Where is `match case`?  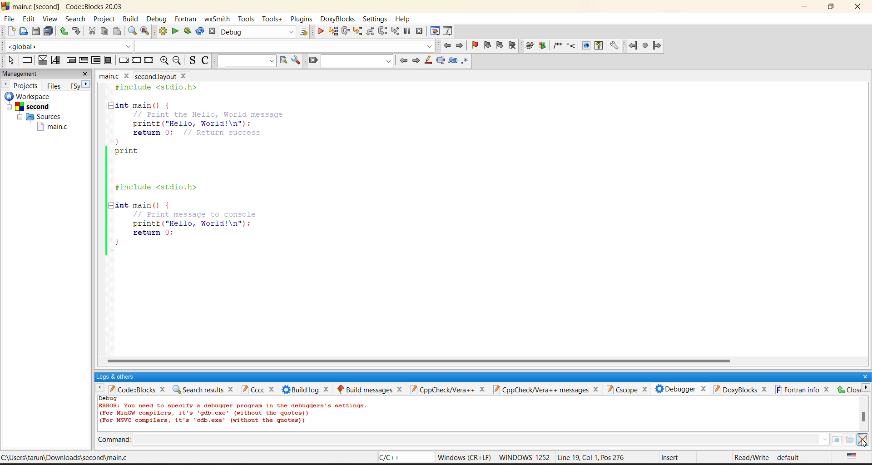
match case is located at coordinates (453, 62).